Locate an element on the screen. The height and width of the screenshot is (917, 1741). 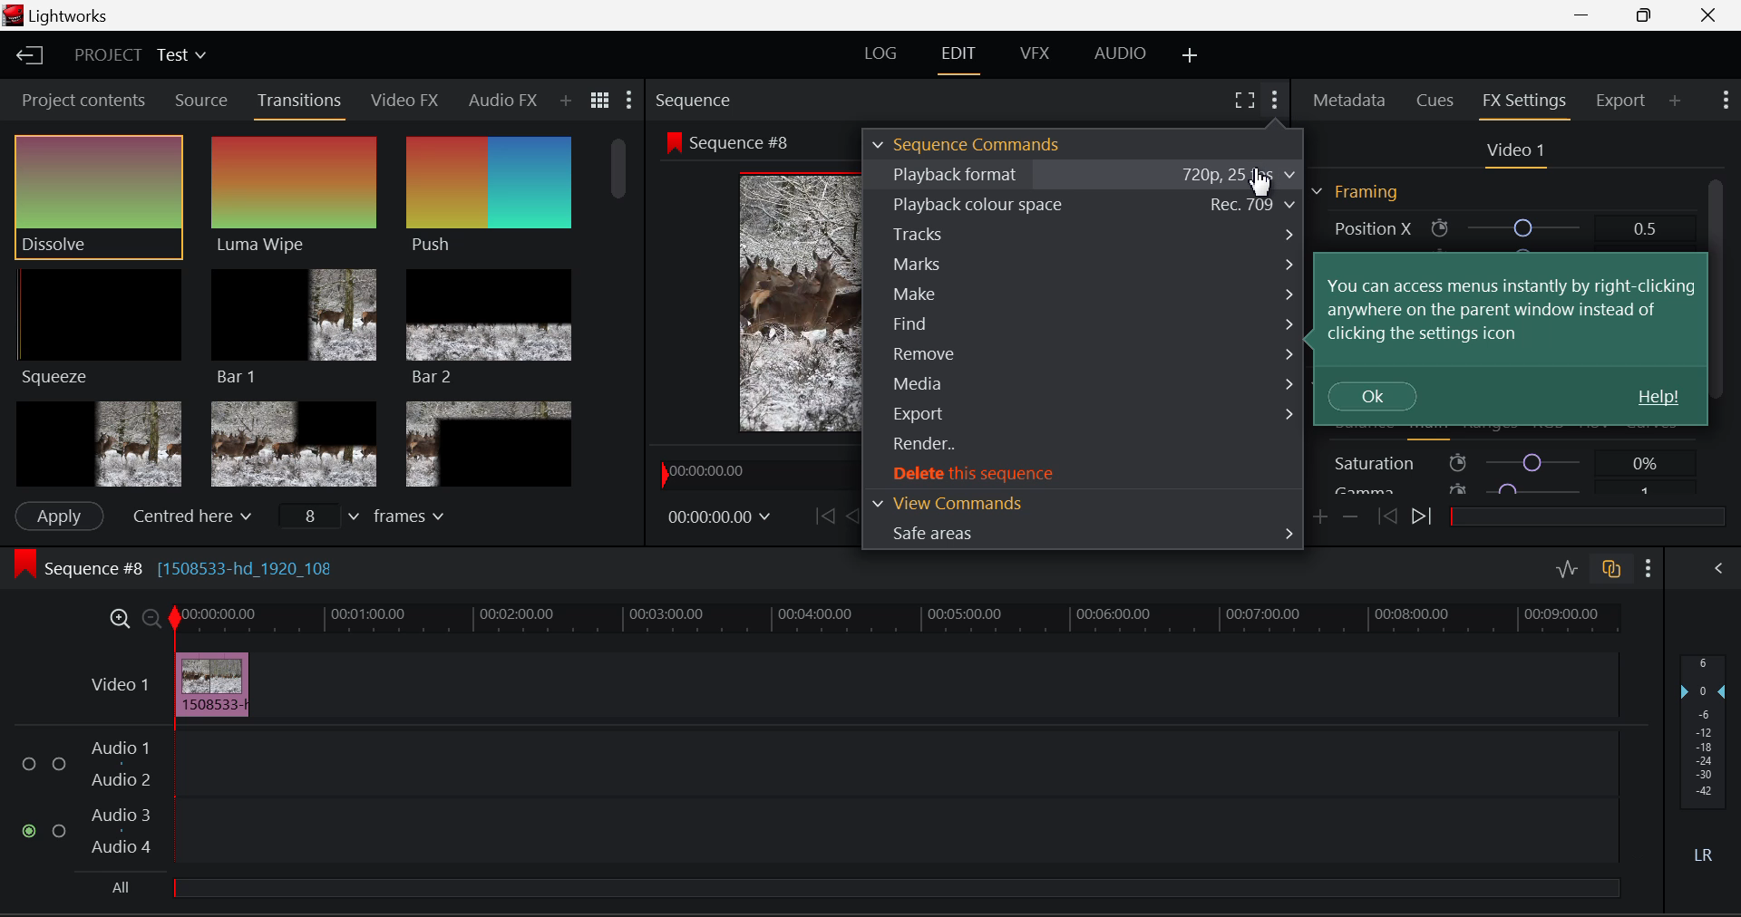
Restore Down is located at coordinates (1588, 15).